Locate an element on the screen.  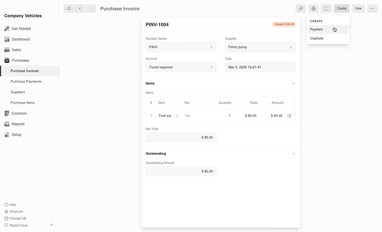
close is located at coordinates (151, 116).